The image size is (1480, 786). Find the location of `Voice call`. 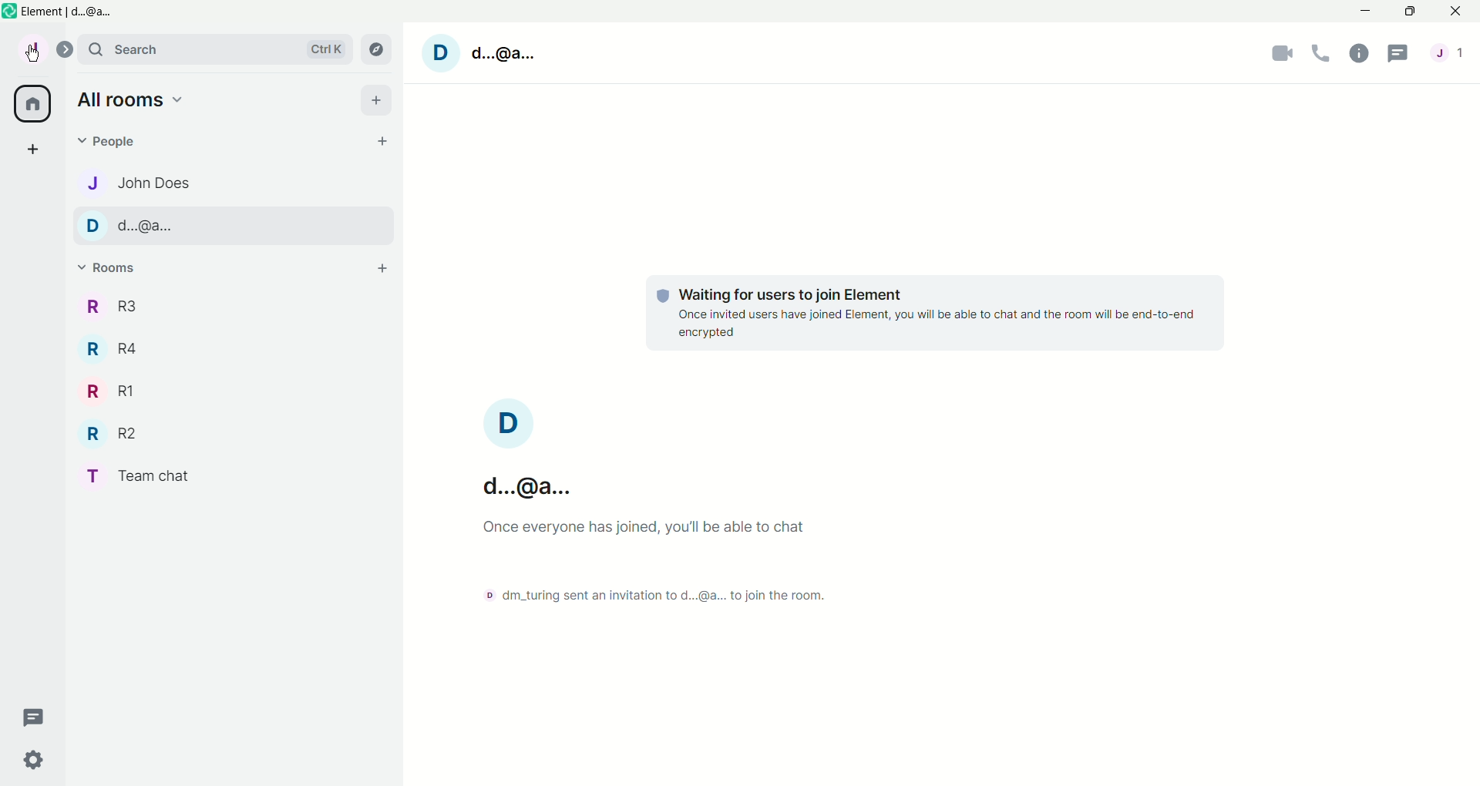

Voice call is located at coordinates (1321, 54).